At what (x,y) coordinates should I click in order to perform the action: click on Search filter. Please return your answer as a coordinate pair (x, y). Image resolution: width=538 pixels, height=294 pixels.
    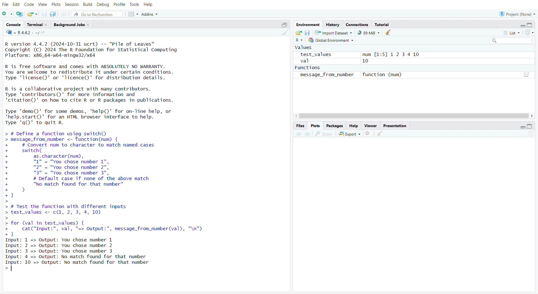
    Looking at the image, I should click on (511, 41).